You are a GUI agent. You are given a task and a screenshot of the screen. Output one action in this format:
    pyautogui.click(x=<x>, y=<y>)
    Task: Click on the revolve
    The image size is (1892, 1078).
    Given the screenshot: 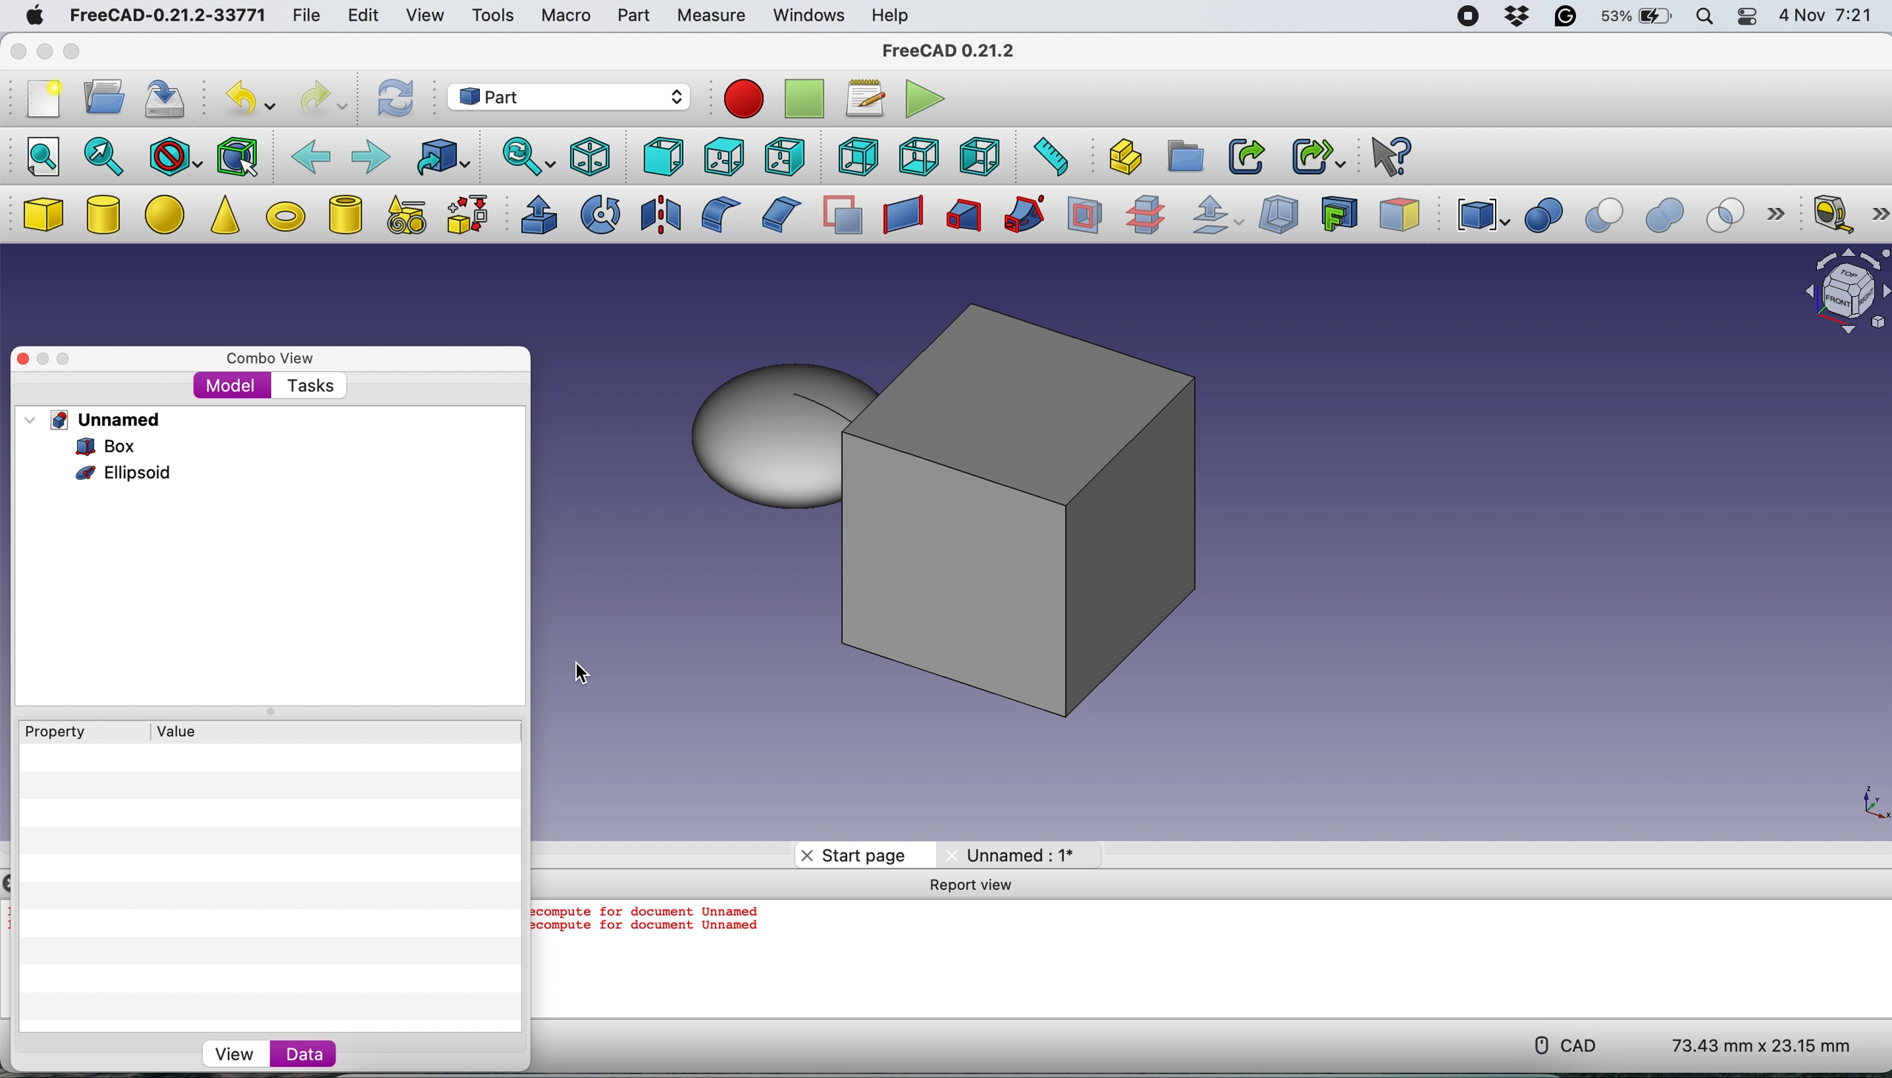 What is the action you would take?
    pyautogui.click(x=602, y=213)
    